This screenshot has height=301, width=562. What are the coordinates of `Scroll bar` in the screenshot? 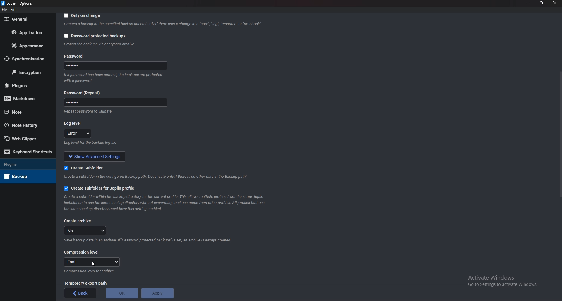 It's located at (560, 134).